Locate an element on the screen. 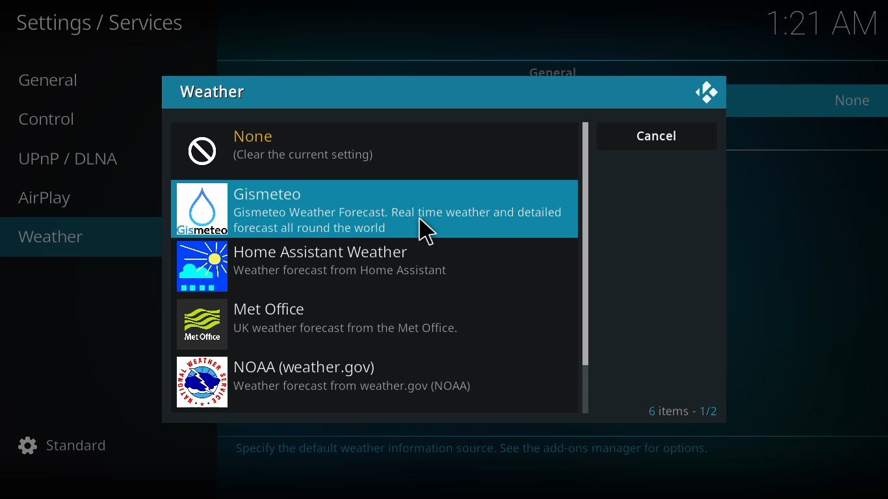 The height and width of the screenshot is (499, 888). upnp/dlna is located at coordinates (72, 159).